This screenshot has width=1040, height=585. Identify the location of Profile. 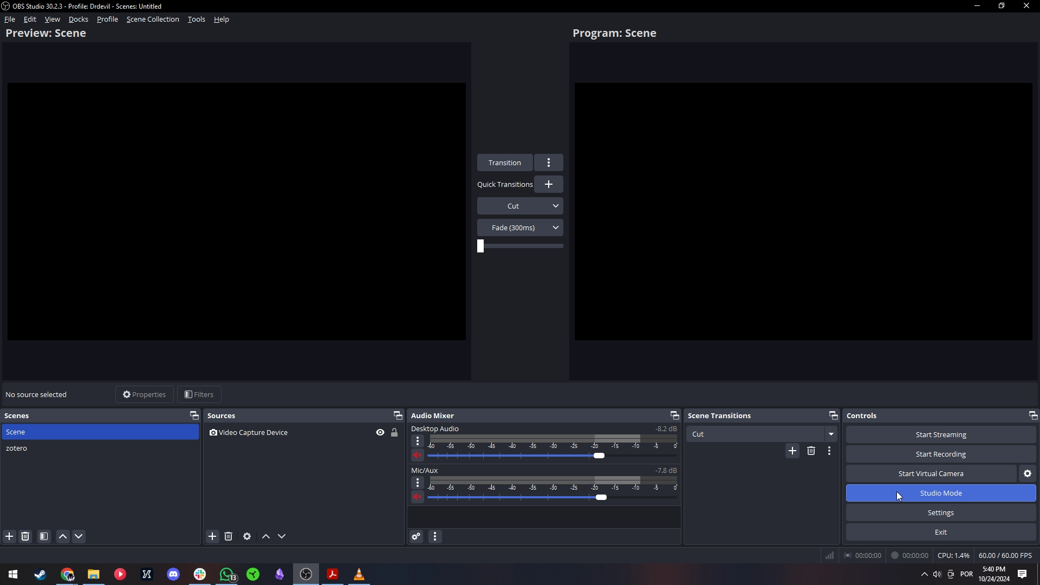
(108, 19).